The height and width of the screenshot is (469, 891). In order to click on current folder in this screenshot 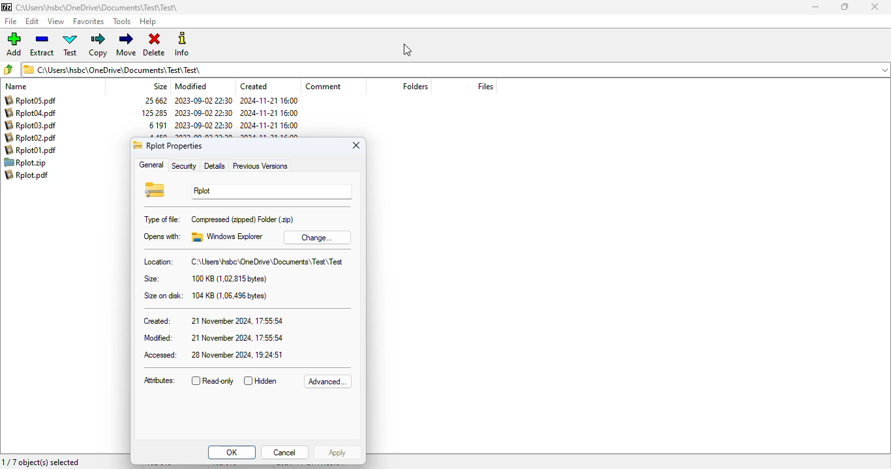, I will do `click(97, 7)`.